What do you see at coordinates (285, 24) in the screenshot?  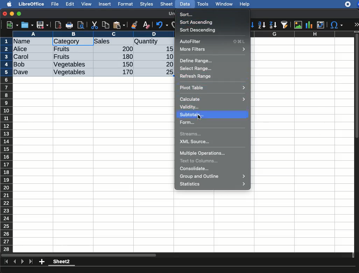 I see `autofilter` at bounding box center [285, 24].